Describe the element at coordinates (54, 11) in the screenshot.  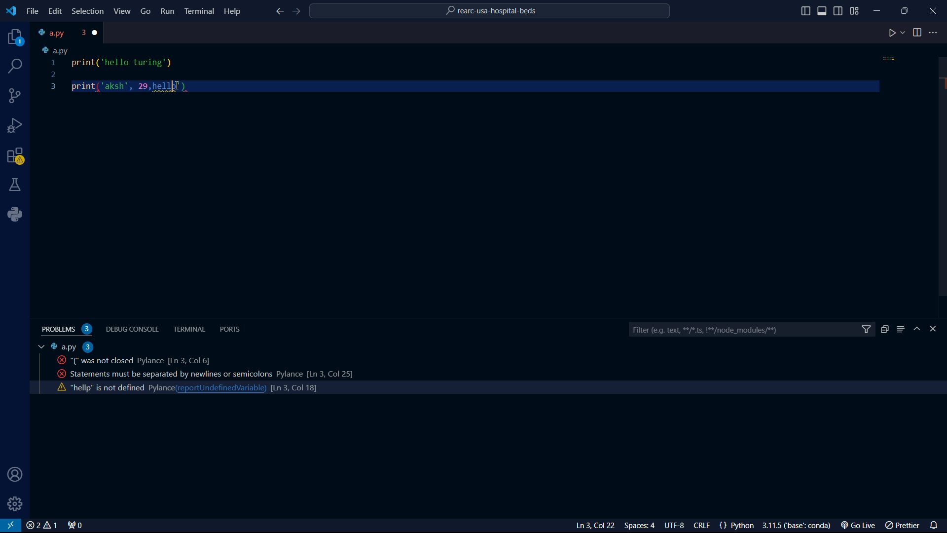
I see `edit` at that location.